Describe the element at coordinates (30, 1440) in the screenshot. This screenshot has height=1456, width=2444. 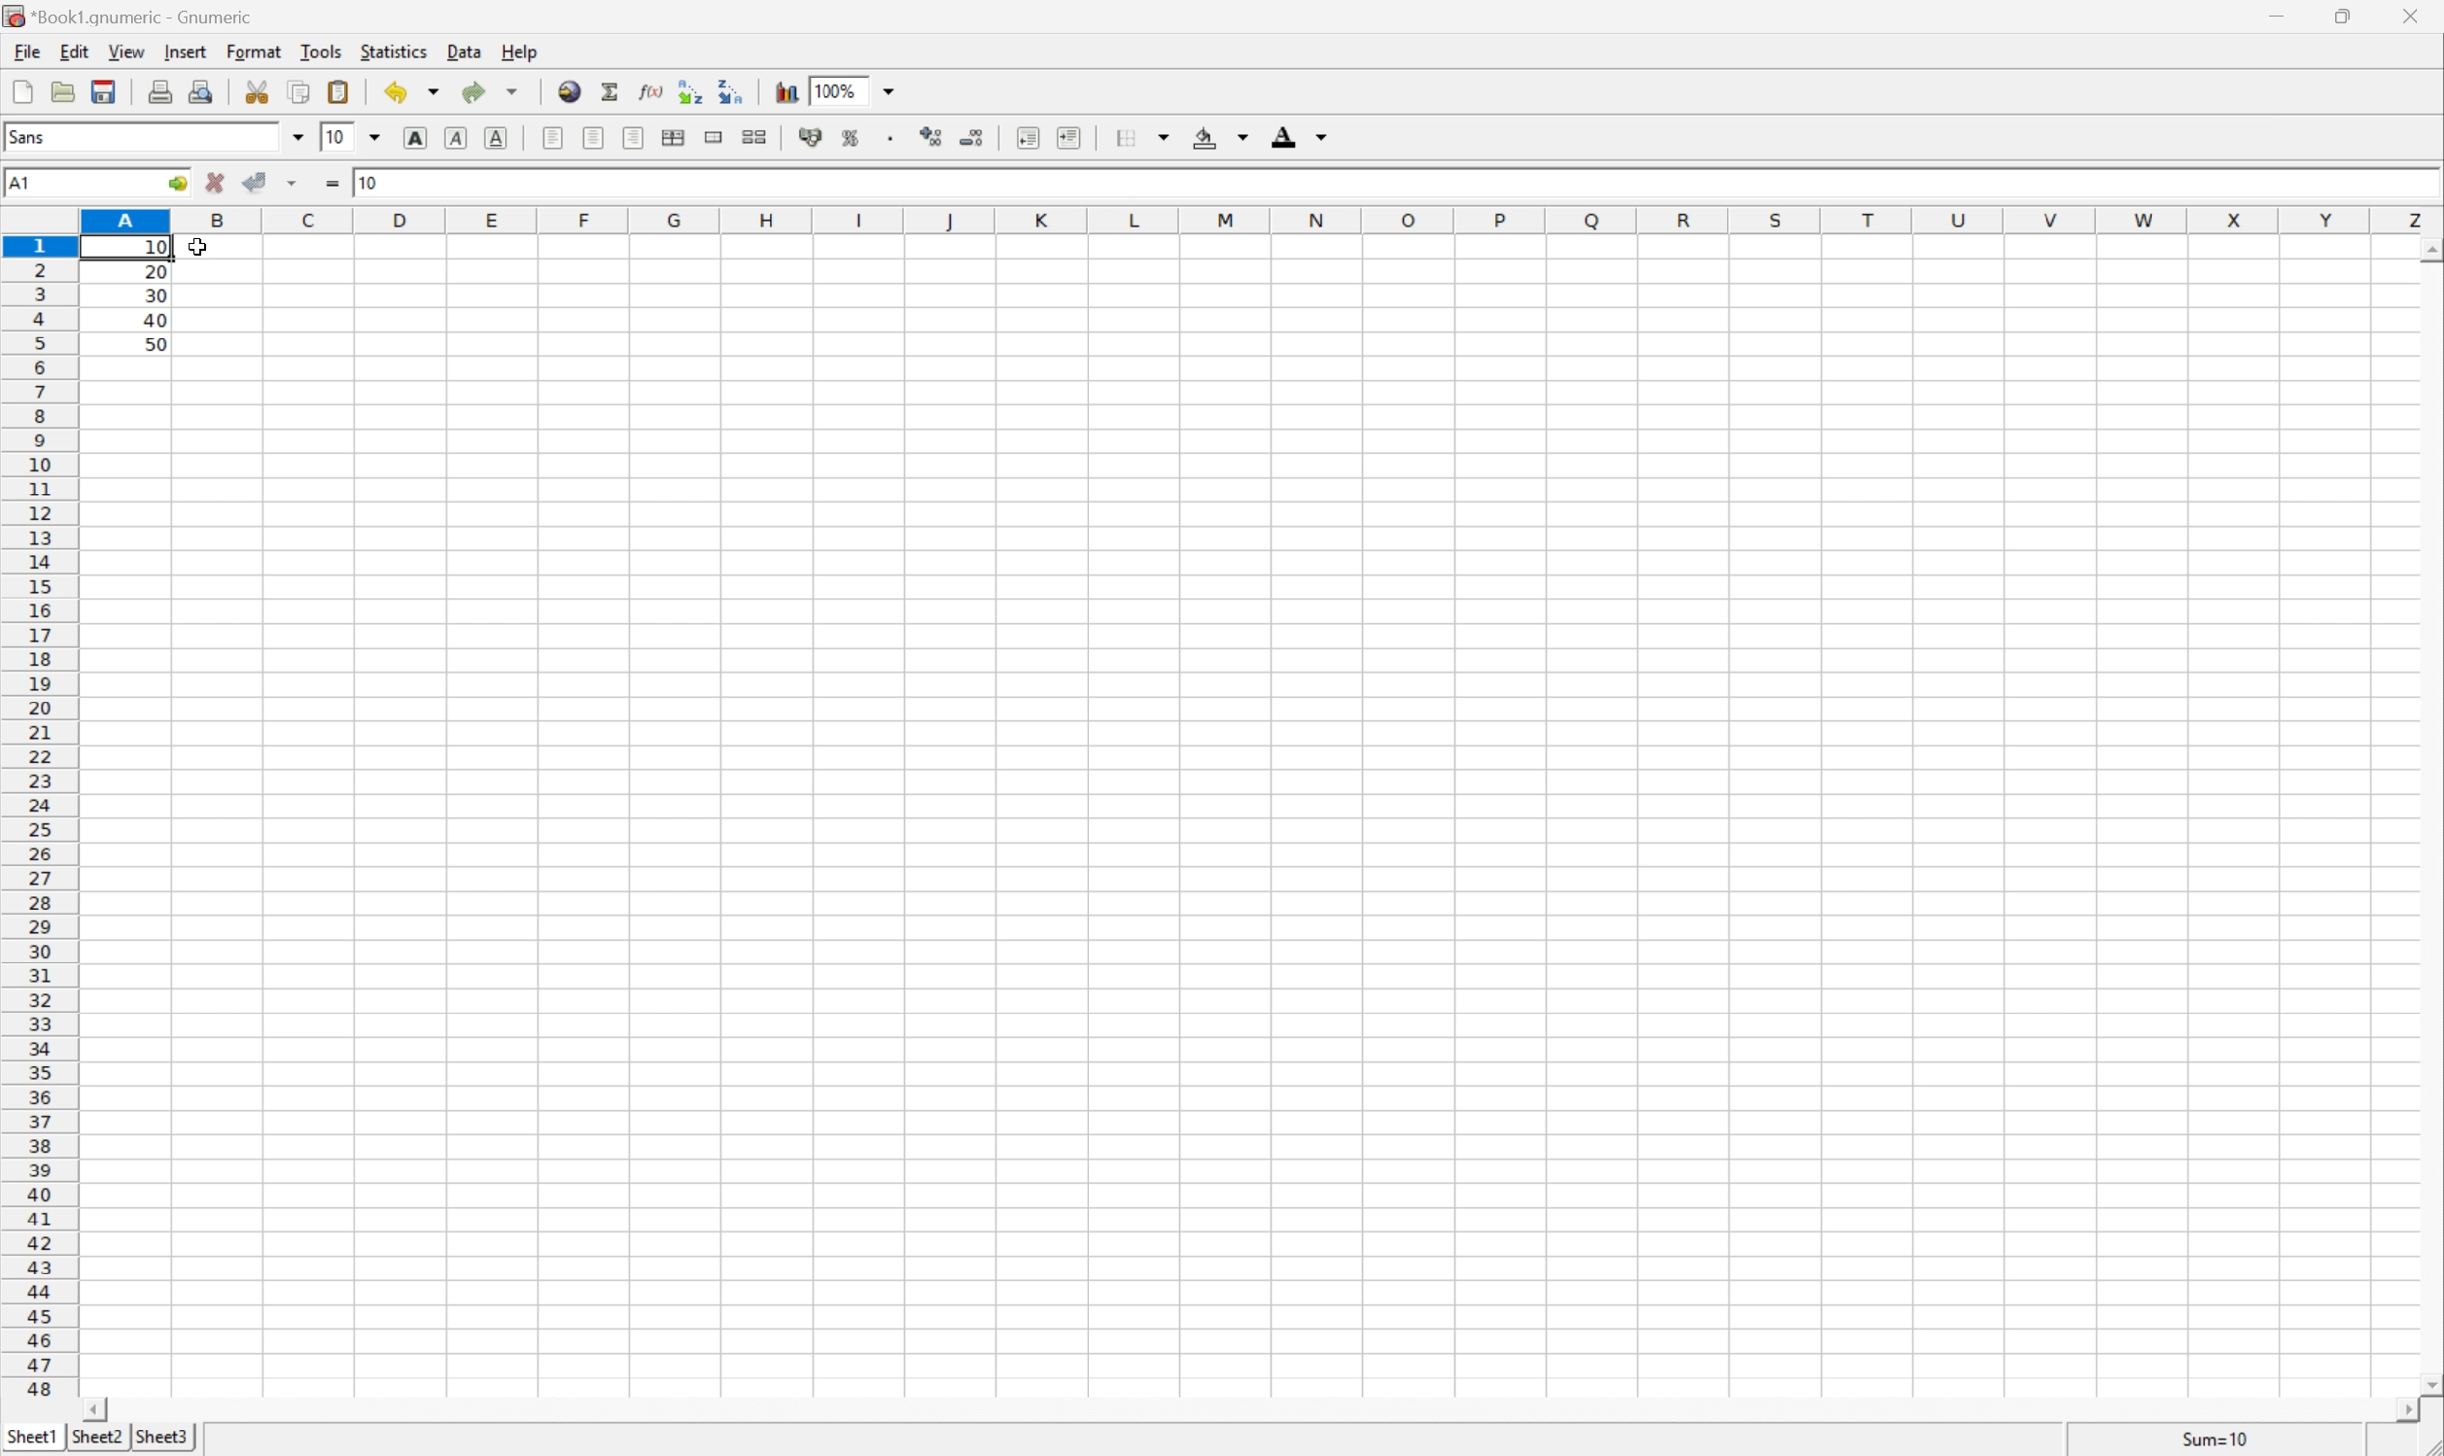
I see `Sheet1` at that location.